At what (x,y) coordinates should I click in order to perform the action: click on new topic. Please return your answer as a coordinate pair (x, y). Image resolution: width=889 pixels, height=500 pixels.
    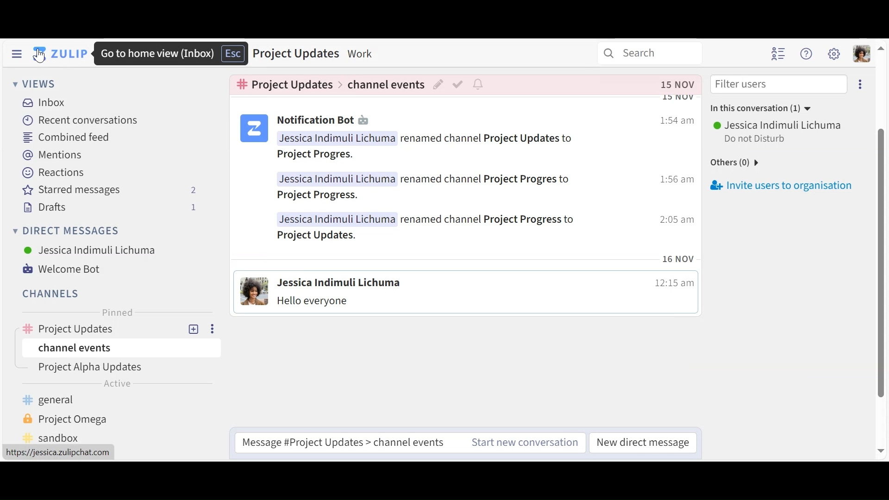
    Looking at the image, I should click on (193, 329).